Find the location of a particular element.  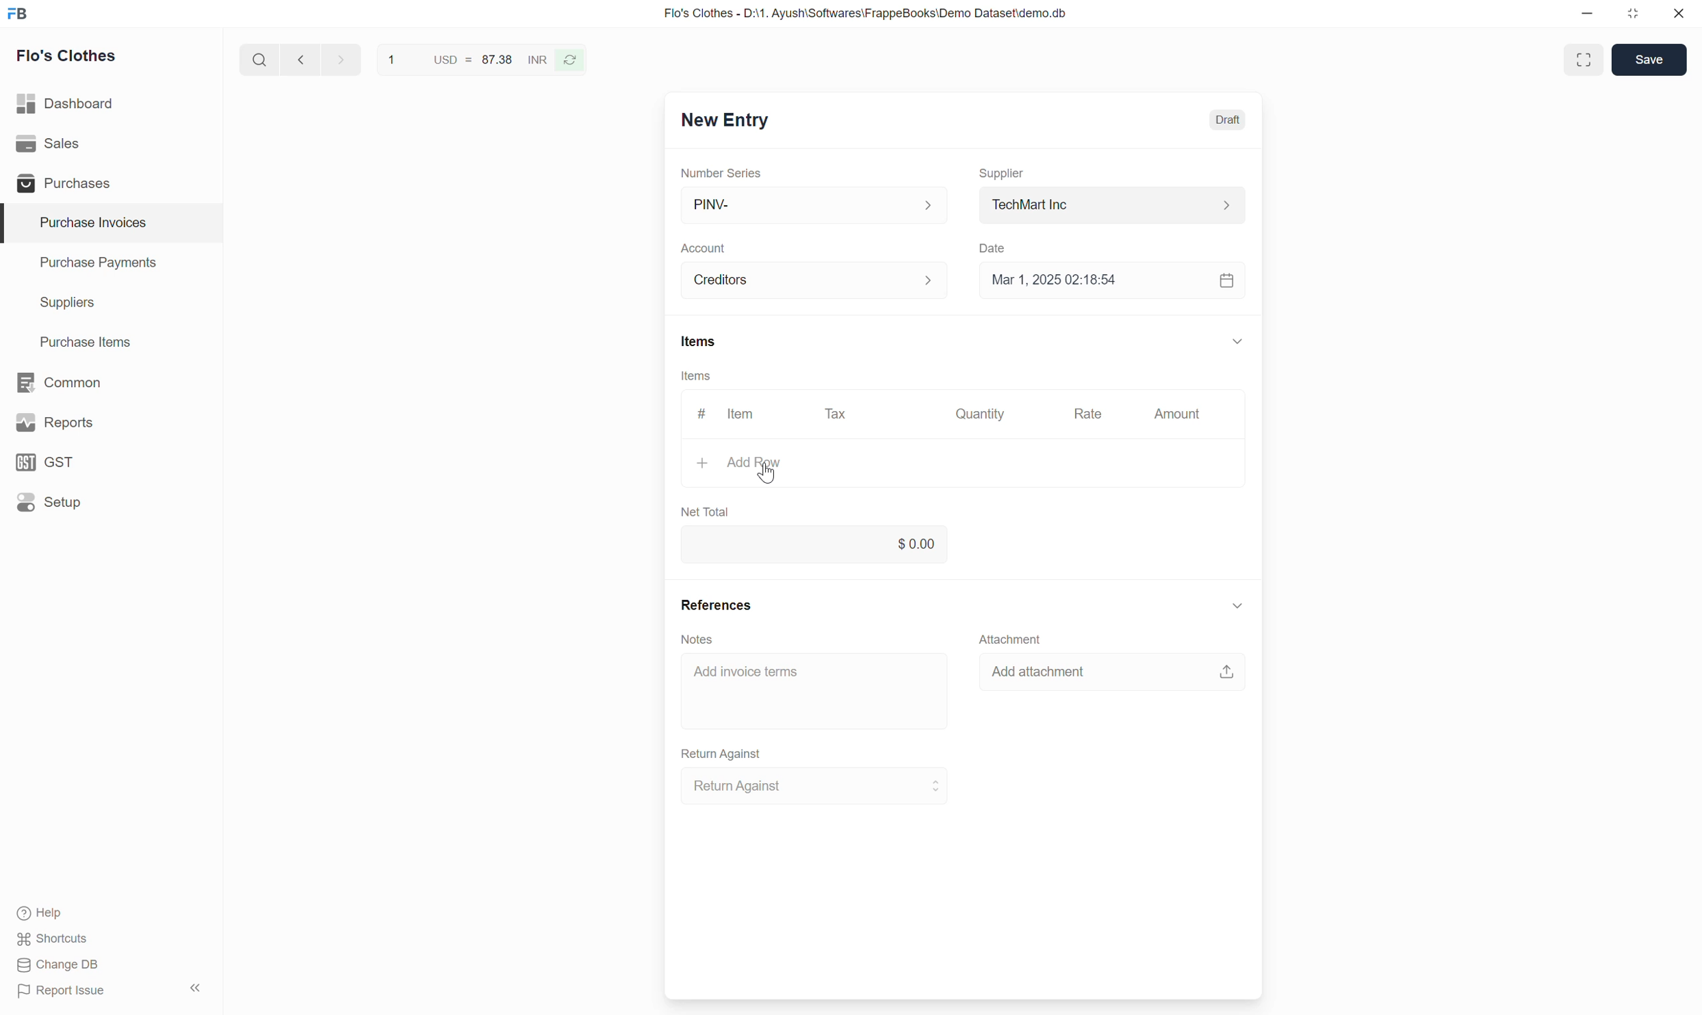

Help is located at coordinates (47, 913).